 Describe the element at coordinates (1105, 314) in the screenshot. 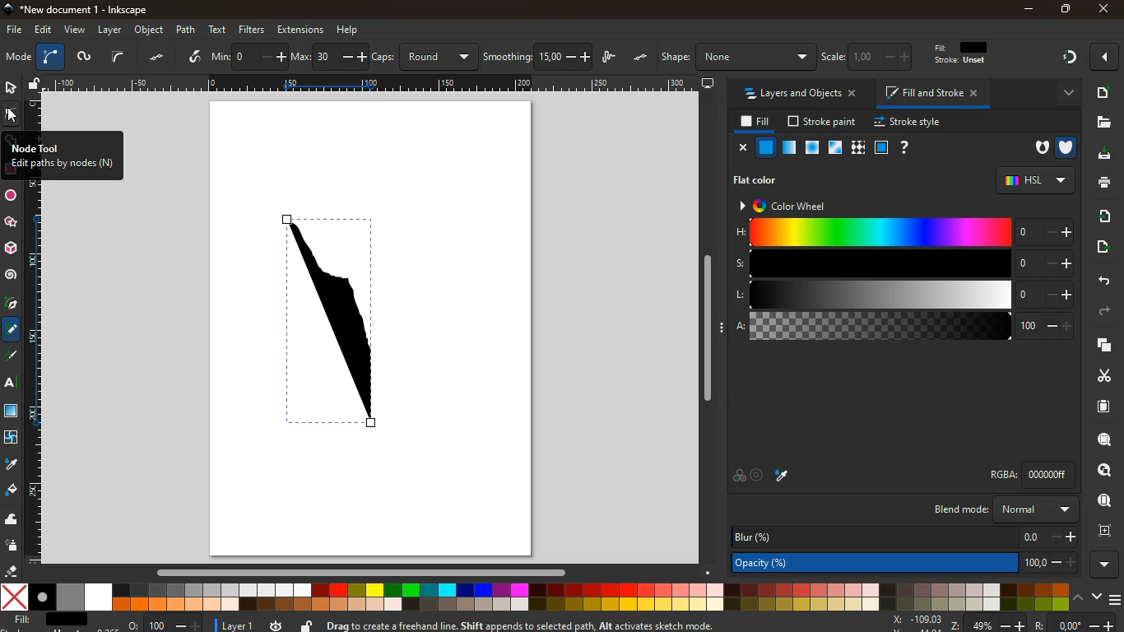

I see `forward` at that location.